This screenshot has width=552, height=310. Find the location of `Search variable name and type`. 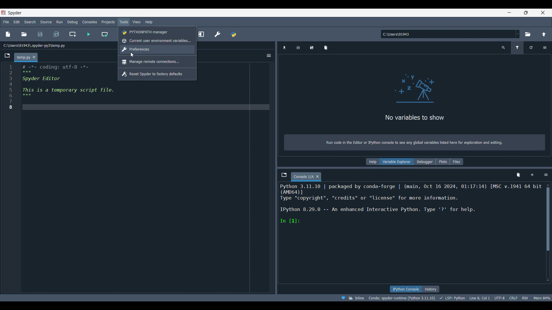

Search variable name and type is located at coordinates (503, 48).